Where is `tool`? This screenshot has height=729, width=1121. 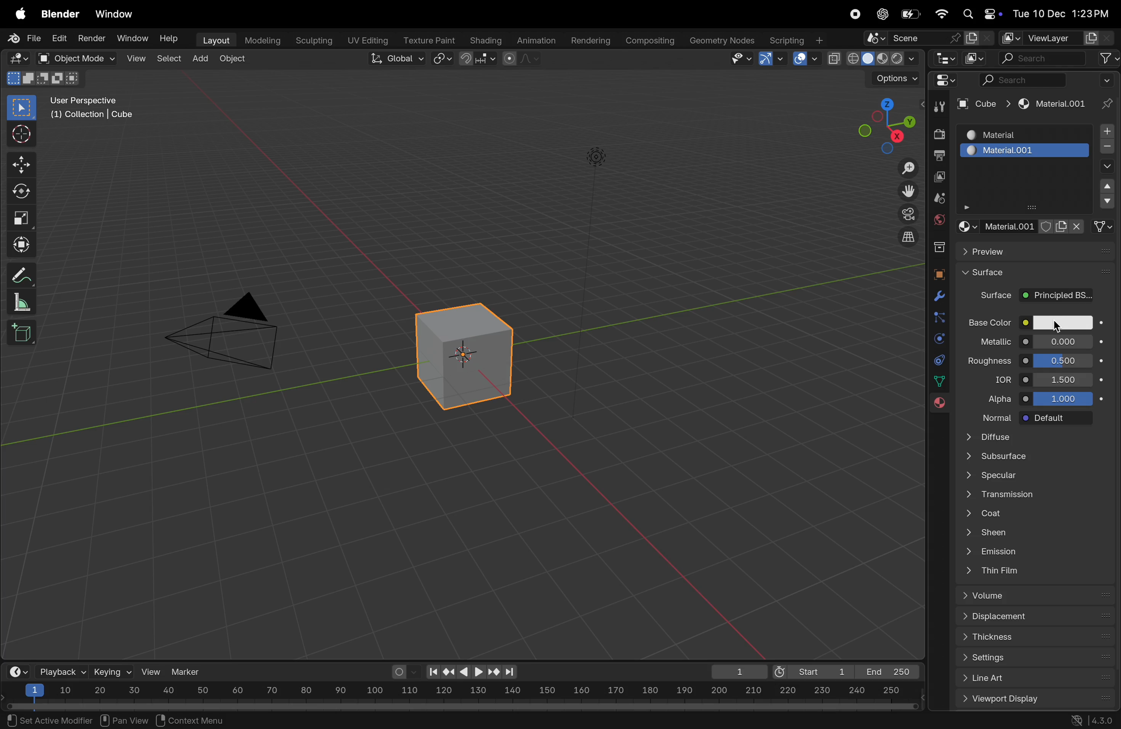
tool is located at coordinates (936, 108).